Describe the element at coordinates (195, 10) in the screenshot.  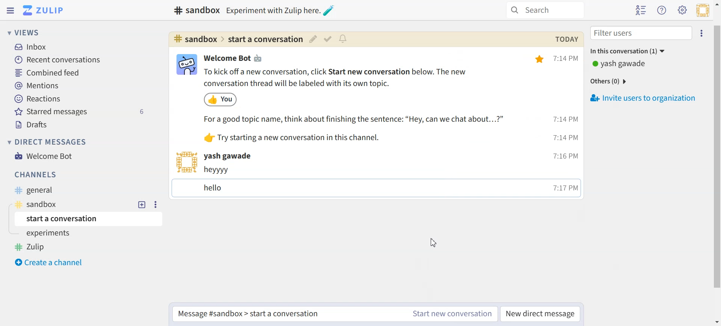
I see `Text` at that location.